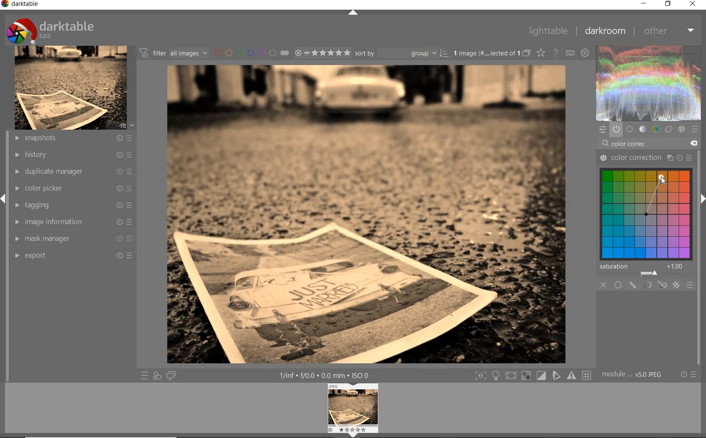 This screenshot has height=438, width=706. Describe the element at coordinates (681, 129) in the screenshot. I see `effect` at that location.